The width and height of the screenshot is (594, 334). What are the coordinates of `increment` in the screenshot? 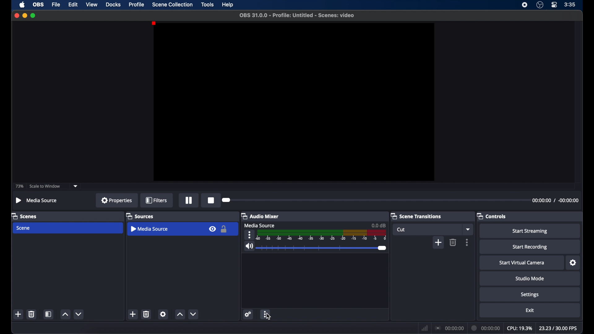 It's located at (179, 314).